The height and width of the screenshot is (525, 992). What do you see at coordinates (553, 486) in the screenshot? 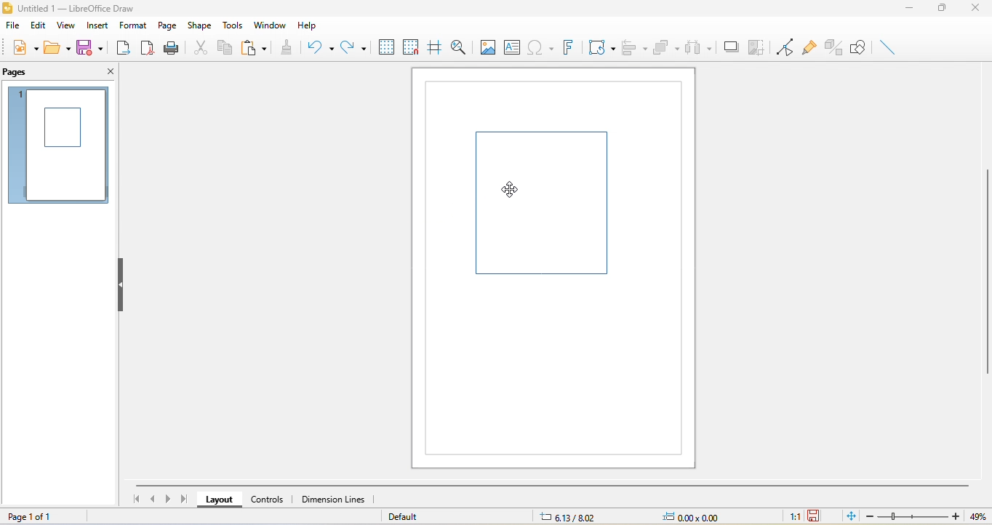
I see `horizontal scroll bar` at bounding box center [553, 486].